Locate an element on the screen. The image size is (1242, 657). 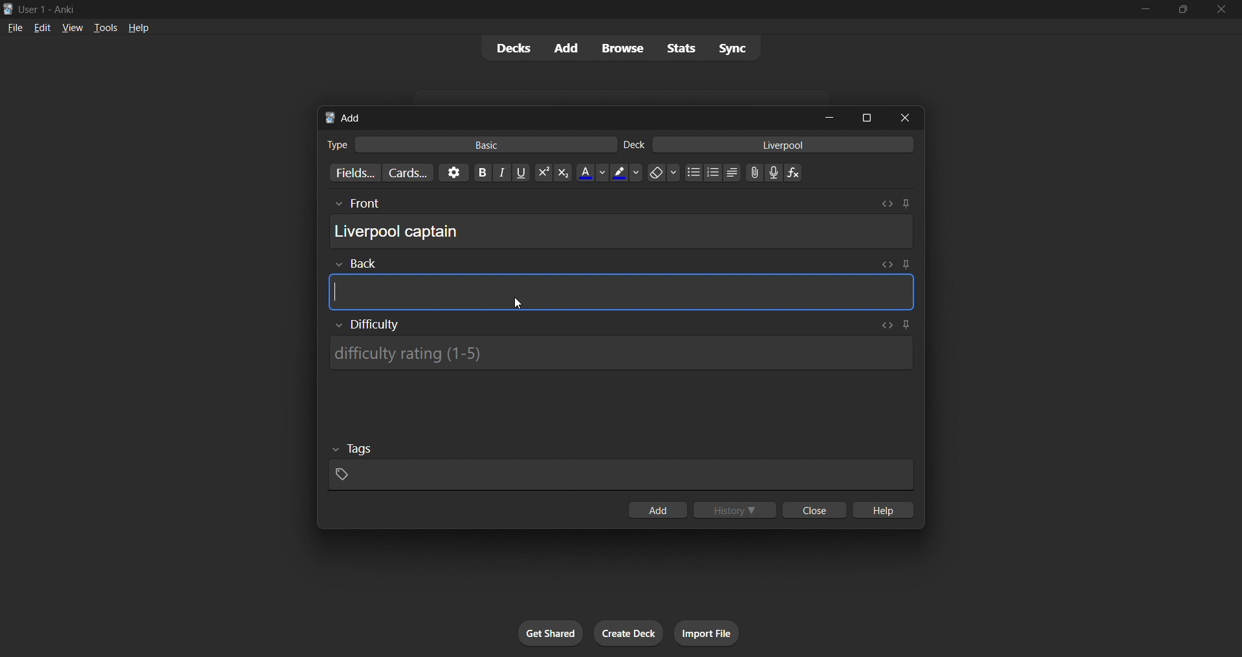
Text is located at coordinates (336, 145).